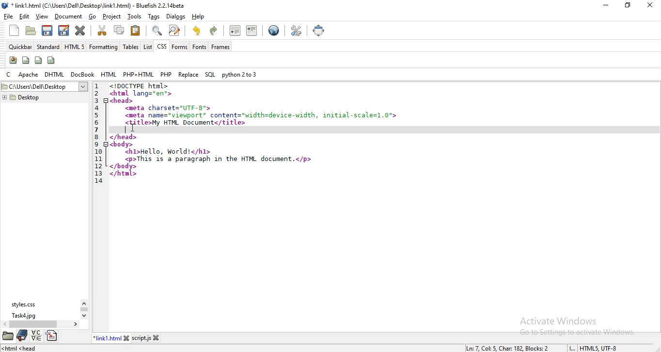  Describe the element at coordinates (24, 16) in the screenshot. I see `edit` at that location.